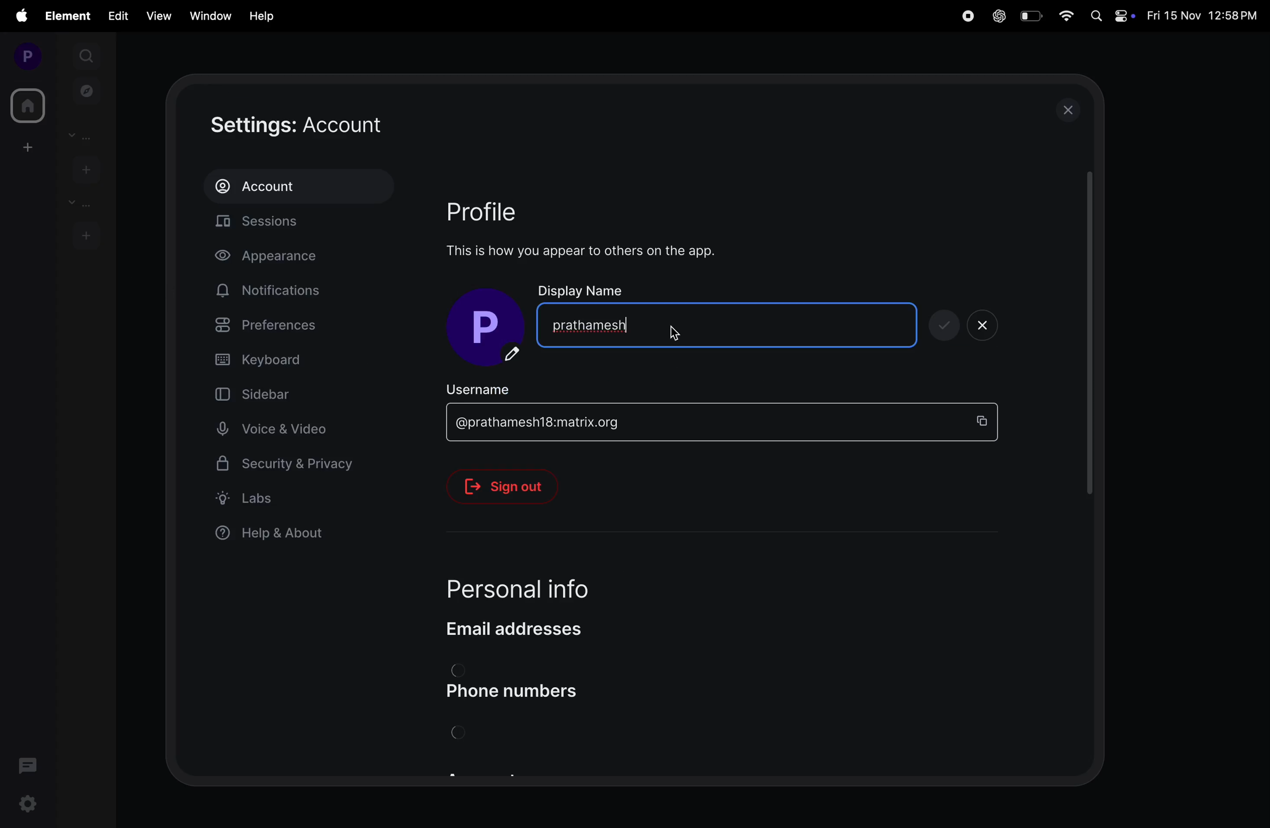  Describe the element at coordinates (493, 388) in the screenshot. I see `username` at that location.